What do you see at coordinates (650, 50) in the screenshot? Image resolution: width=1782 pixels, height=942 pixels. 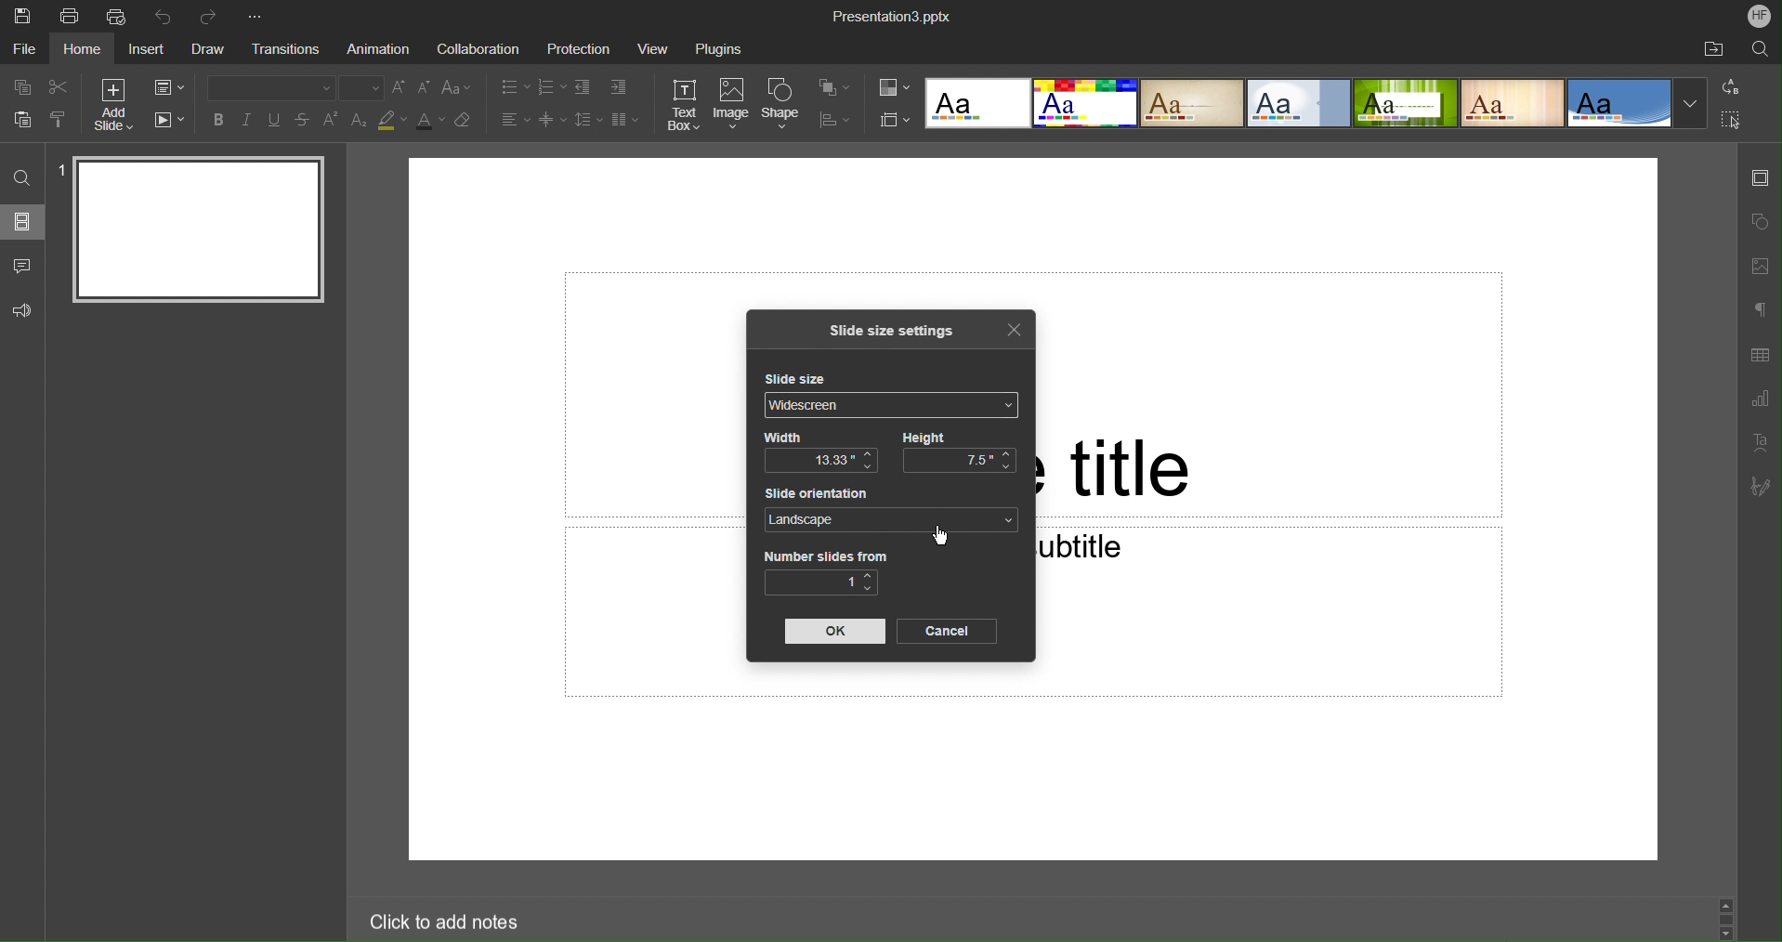 I see `View` at bounding box center [650, 50].